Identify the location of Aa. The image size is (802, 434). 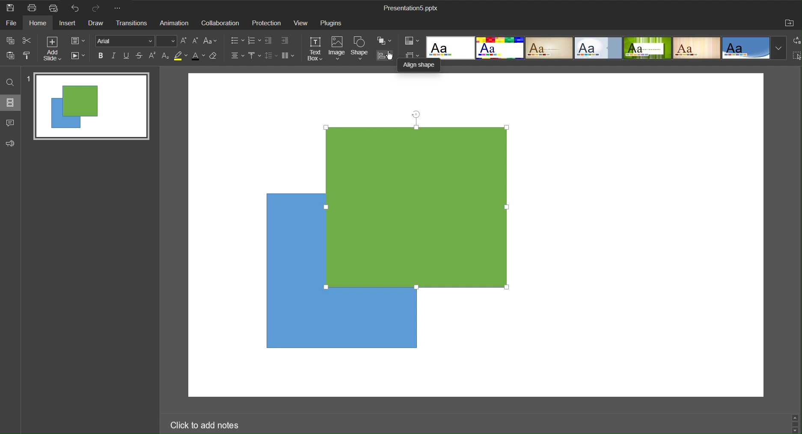
(435, 45).